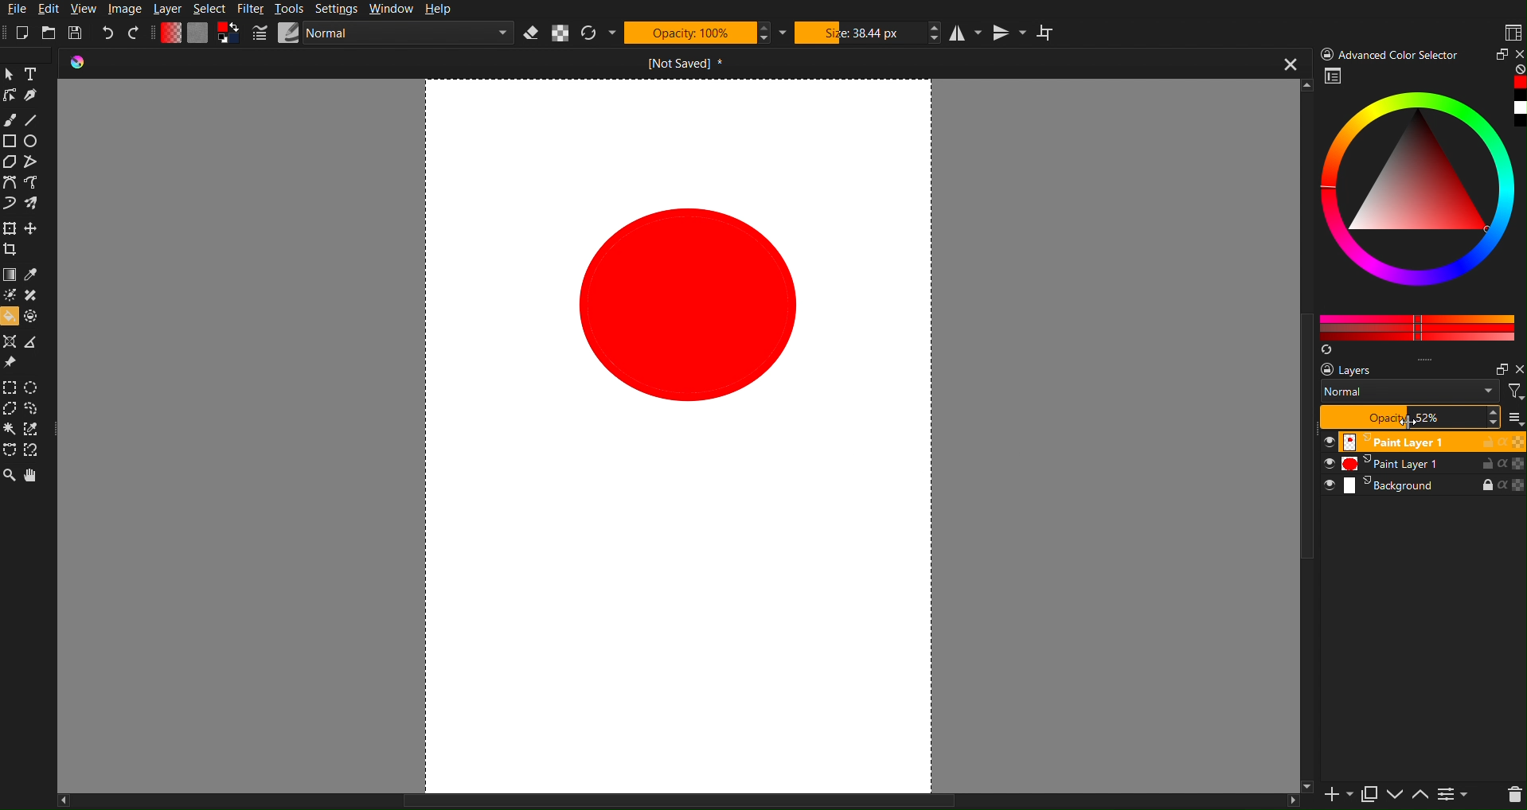  Describe the element at coordinates (33, 388) in the screenshot. I see `Elliptical` at that location.